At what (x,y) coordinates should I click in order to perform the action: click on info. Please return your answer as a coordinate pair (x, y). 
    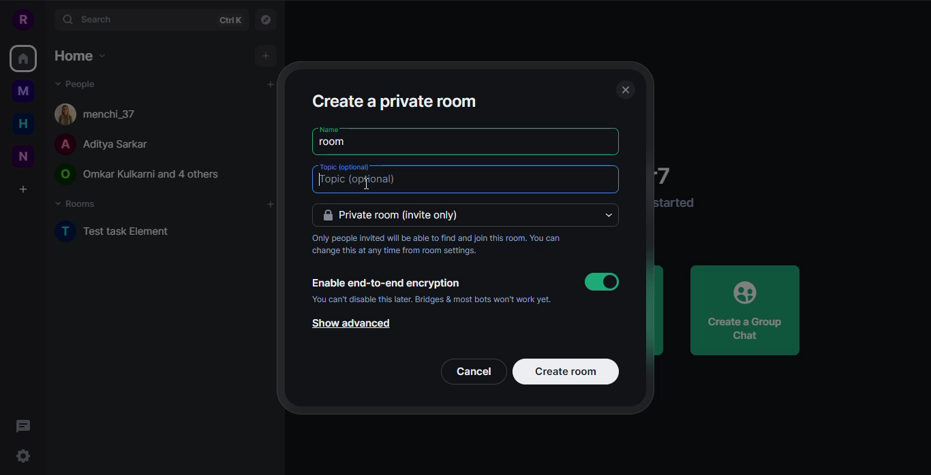
    Looking at the image, I should click on (431, 299).